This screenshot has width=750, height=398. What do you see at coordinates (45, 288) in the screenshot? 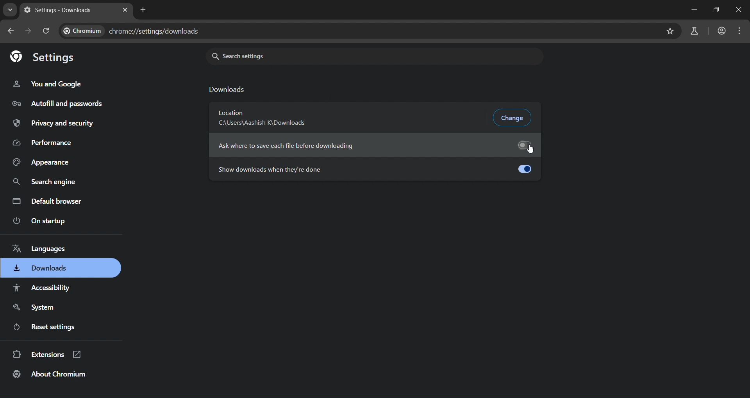
I see `accessibility` at bounding box center [45, 288].